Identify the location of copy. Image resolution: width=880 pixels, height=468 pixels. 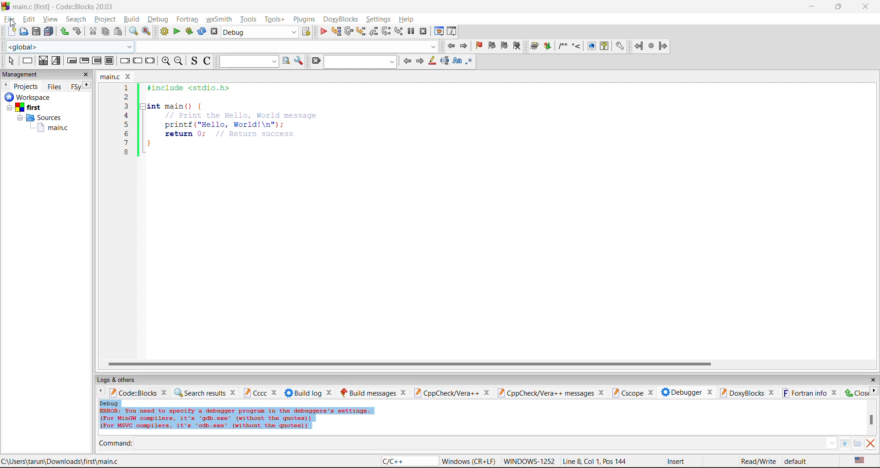
(106, 32).